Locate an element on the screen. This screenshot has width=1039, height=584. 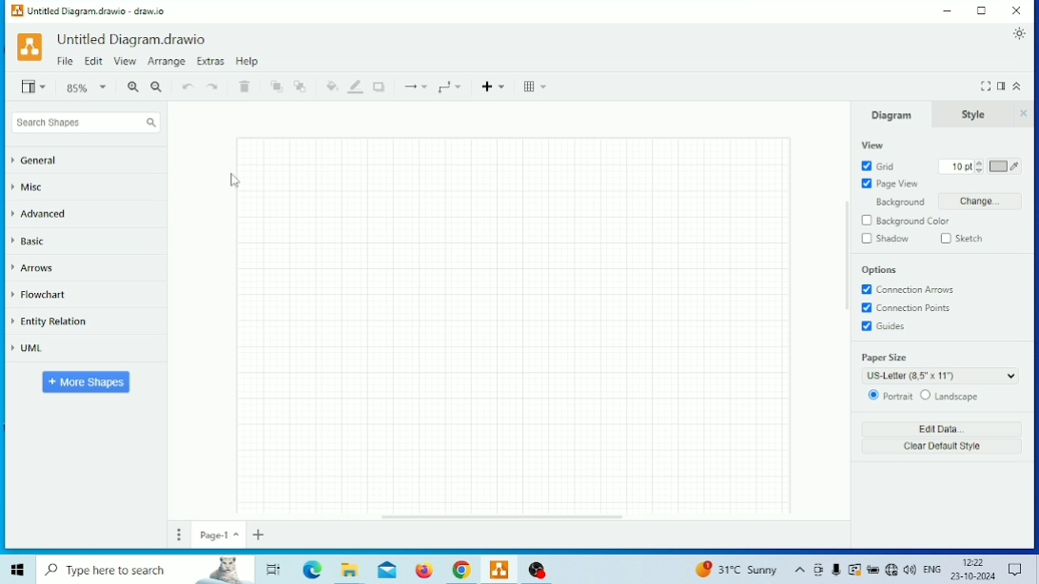
Zoomed Out is located at coordinates (88, 86).